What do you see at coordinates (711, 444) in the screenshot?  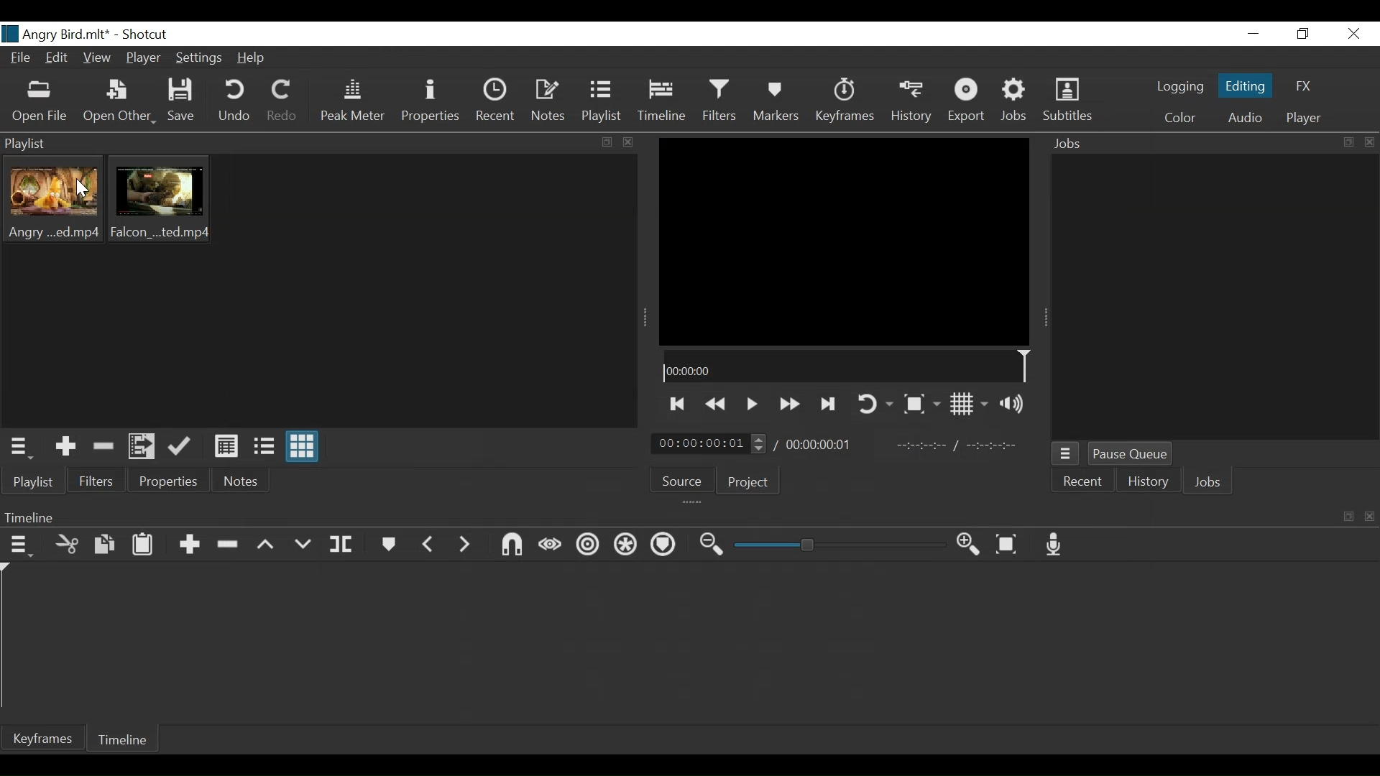 I see `Current position` at bounding box center [711, 444].